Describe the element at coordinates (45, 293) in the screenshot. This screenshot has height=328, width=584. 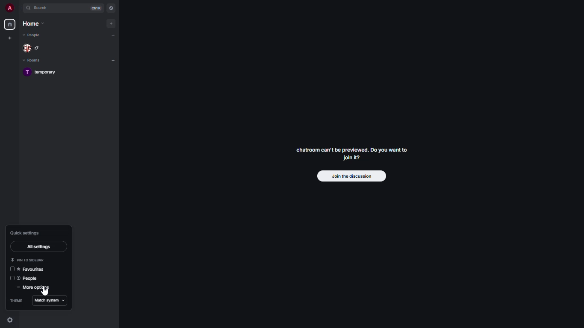
I see `cursor` at that location.